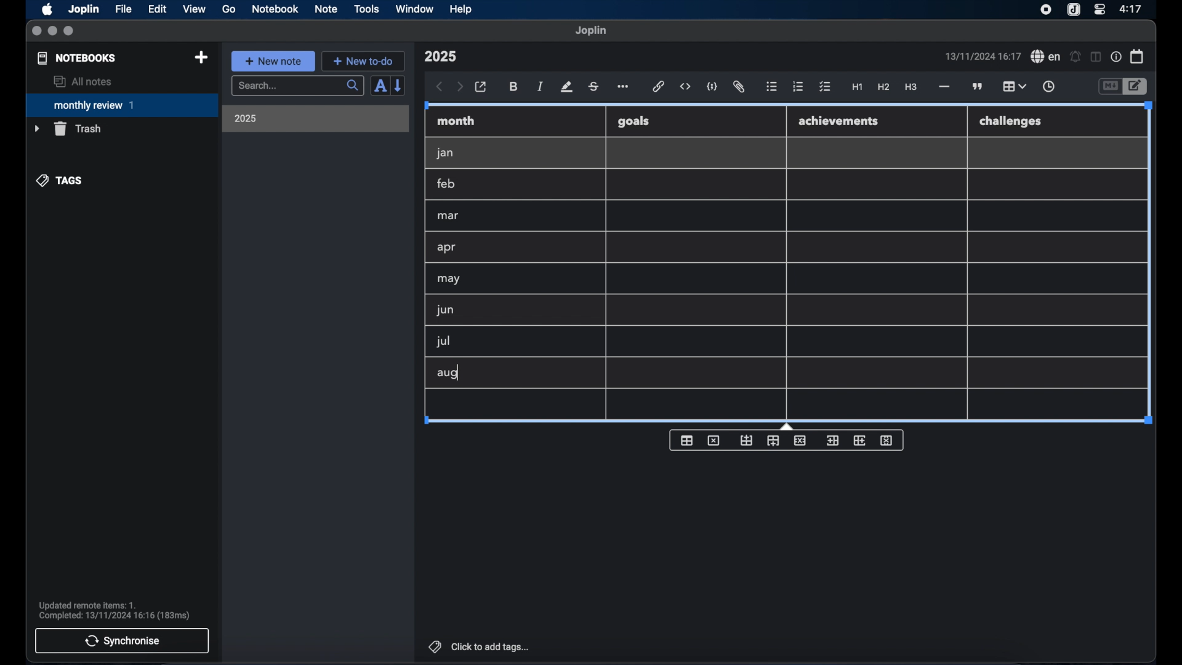 The height and width of the screenshot is (665, 1182). What do you see at coordinates (591, 30) in the screenshot?
I see `joplin` at bounding box center [591, 30].